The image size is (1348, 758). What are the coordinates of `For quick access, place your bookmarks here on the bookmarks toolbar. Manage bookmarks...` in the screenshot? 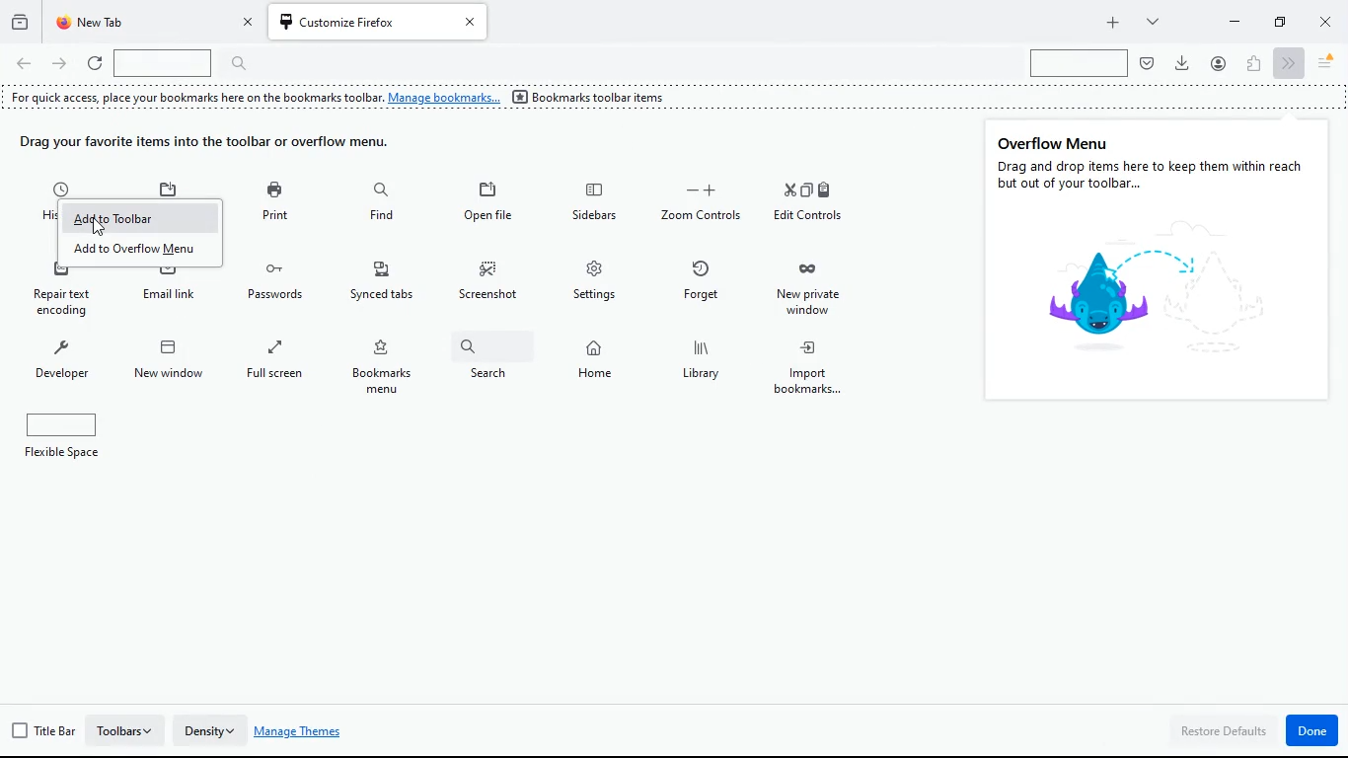 It's located at (253, 98).